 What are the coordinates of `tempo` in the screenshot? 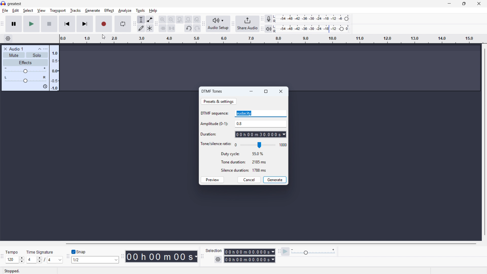 It's located at (13, 252).